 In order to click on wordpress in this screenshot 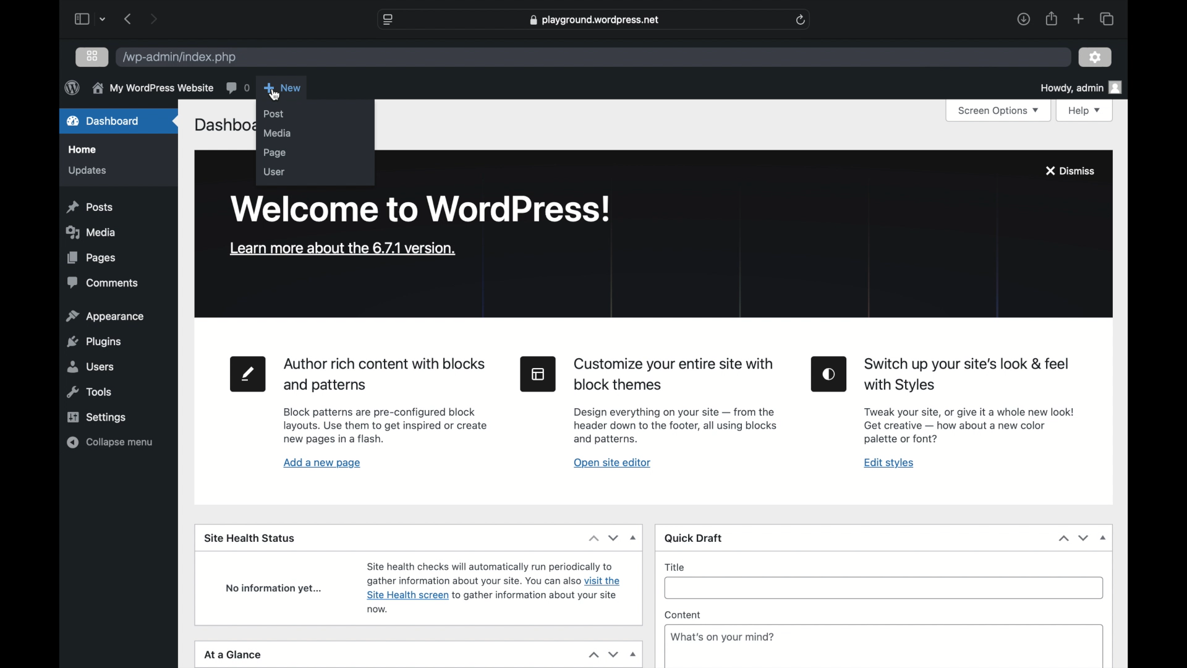, I will do `click(72, 87)`.